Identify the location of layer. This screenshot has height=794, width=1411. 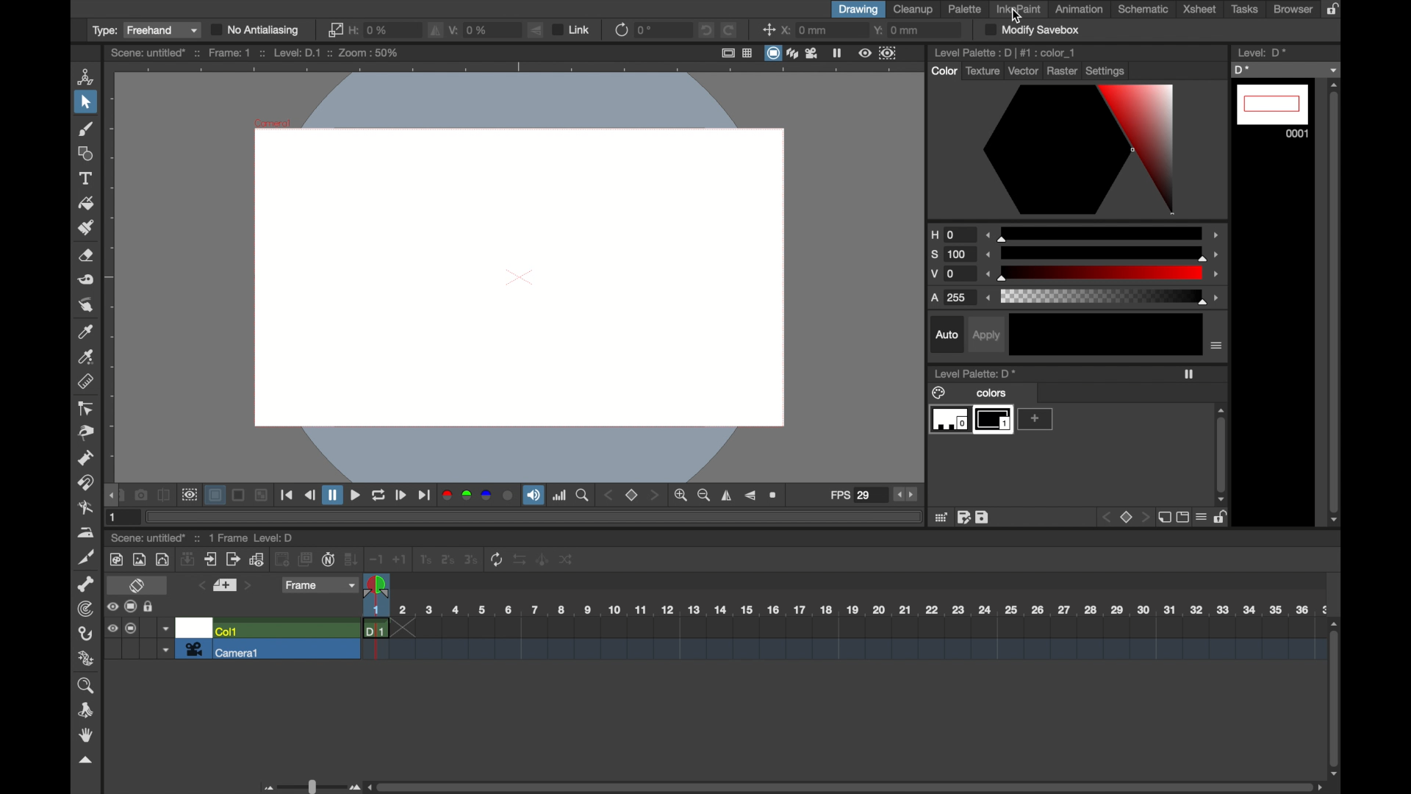
(215, 495).